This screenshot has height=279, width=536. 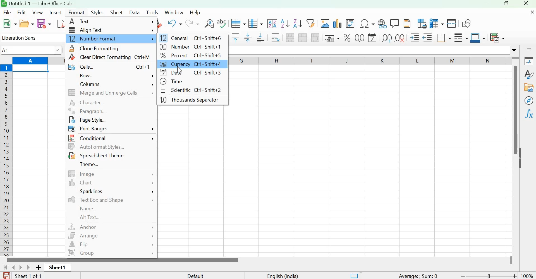 I want to click on Zoom out, so click(x=463, y=276).